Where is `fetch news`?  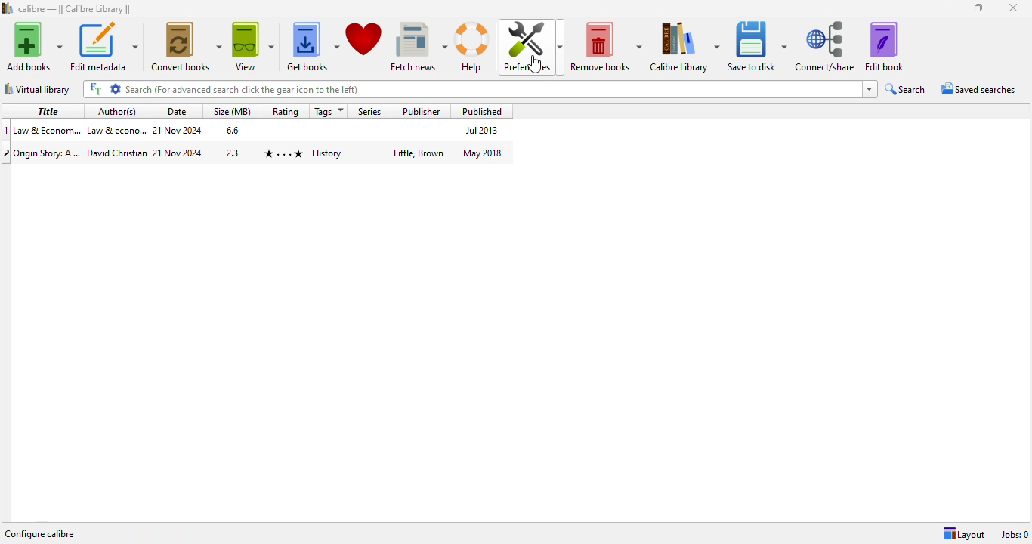 fetch news is located at coordinates (418, 47).